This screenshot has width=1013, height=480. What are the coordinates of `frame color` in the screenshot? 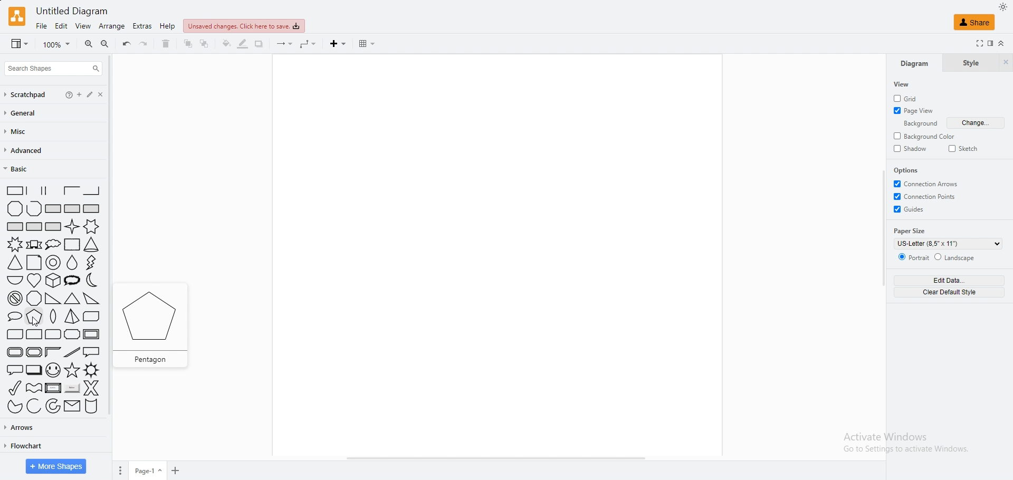 It's located at (53, 351).